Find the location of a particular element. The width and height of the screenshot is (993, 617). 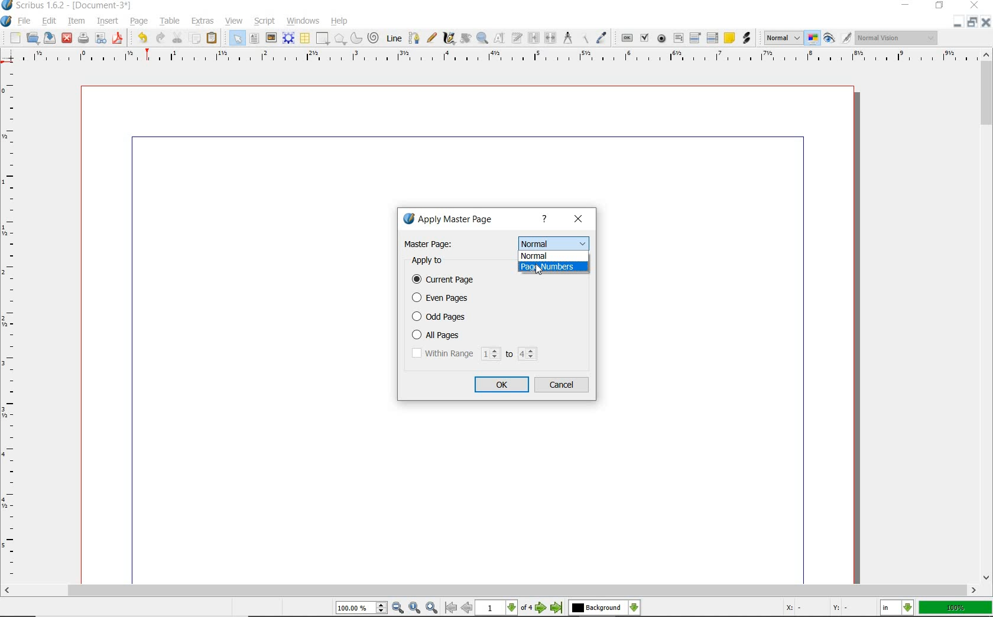

help is located at coordinates (547, 220).